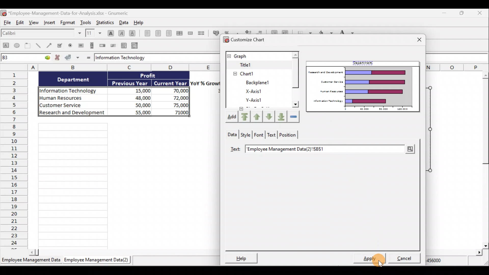  Describe the element at coordinates (203, 34) in the screenshot. I see `Split a merged range of cells` at that location.